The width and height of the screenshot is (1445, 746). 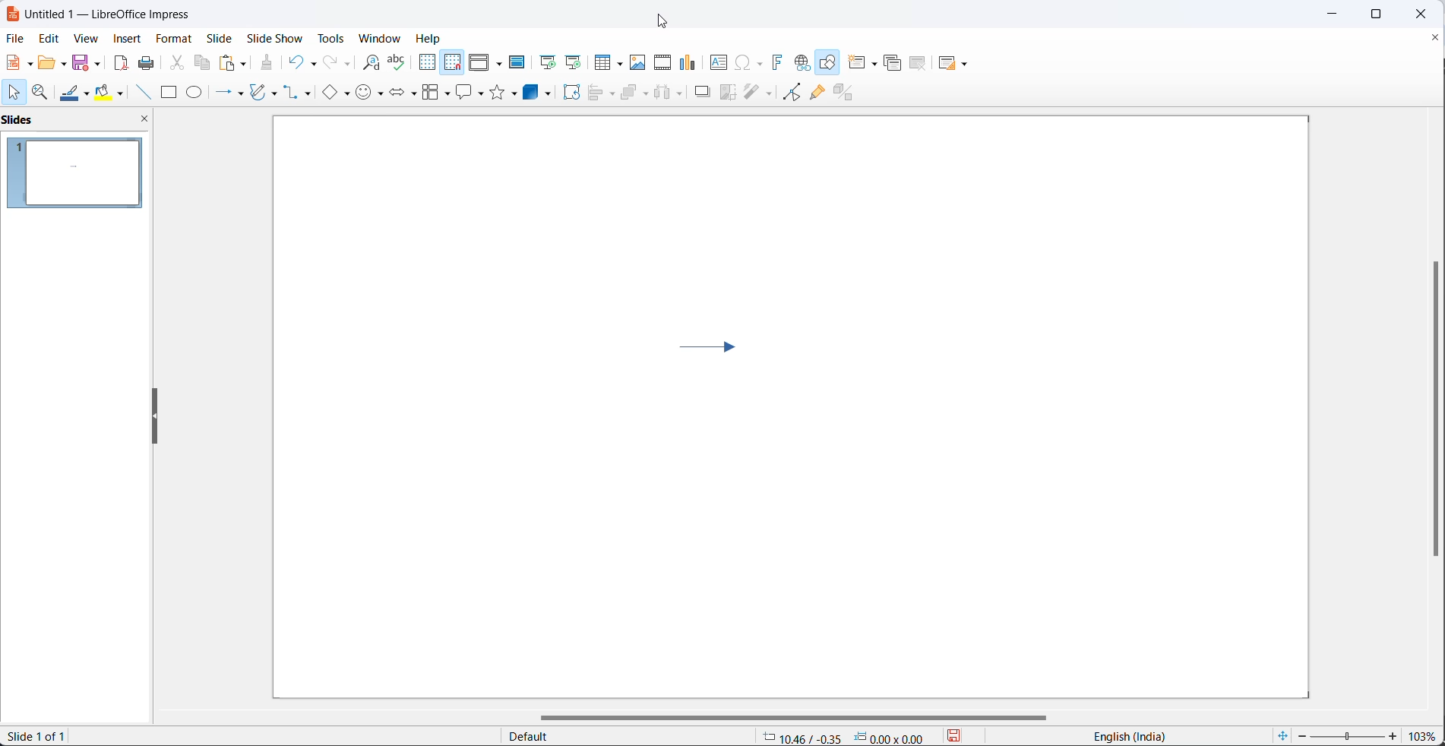 What do you see at coordinates (539, 93) in the screenshot?
I see `3d objects` at bounding box center [539, 93].